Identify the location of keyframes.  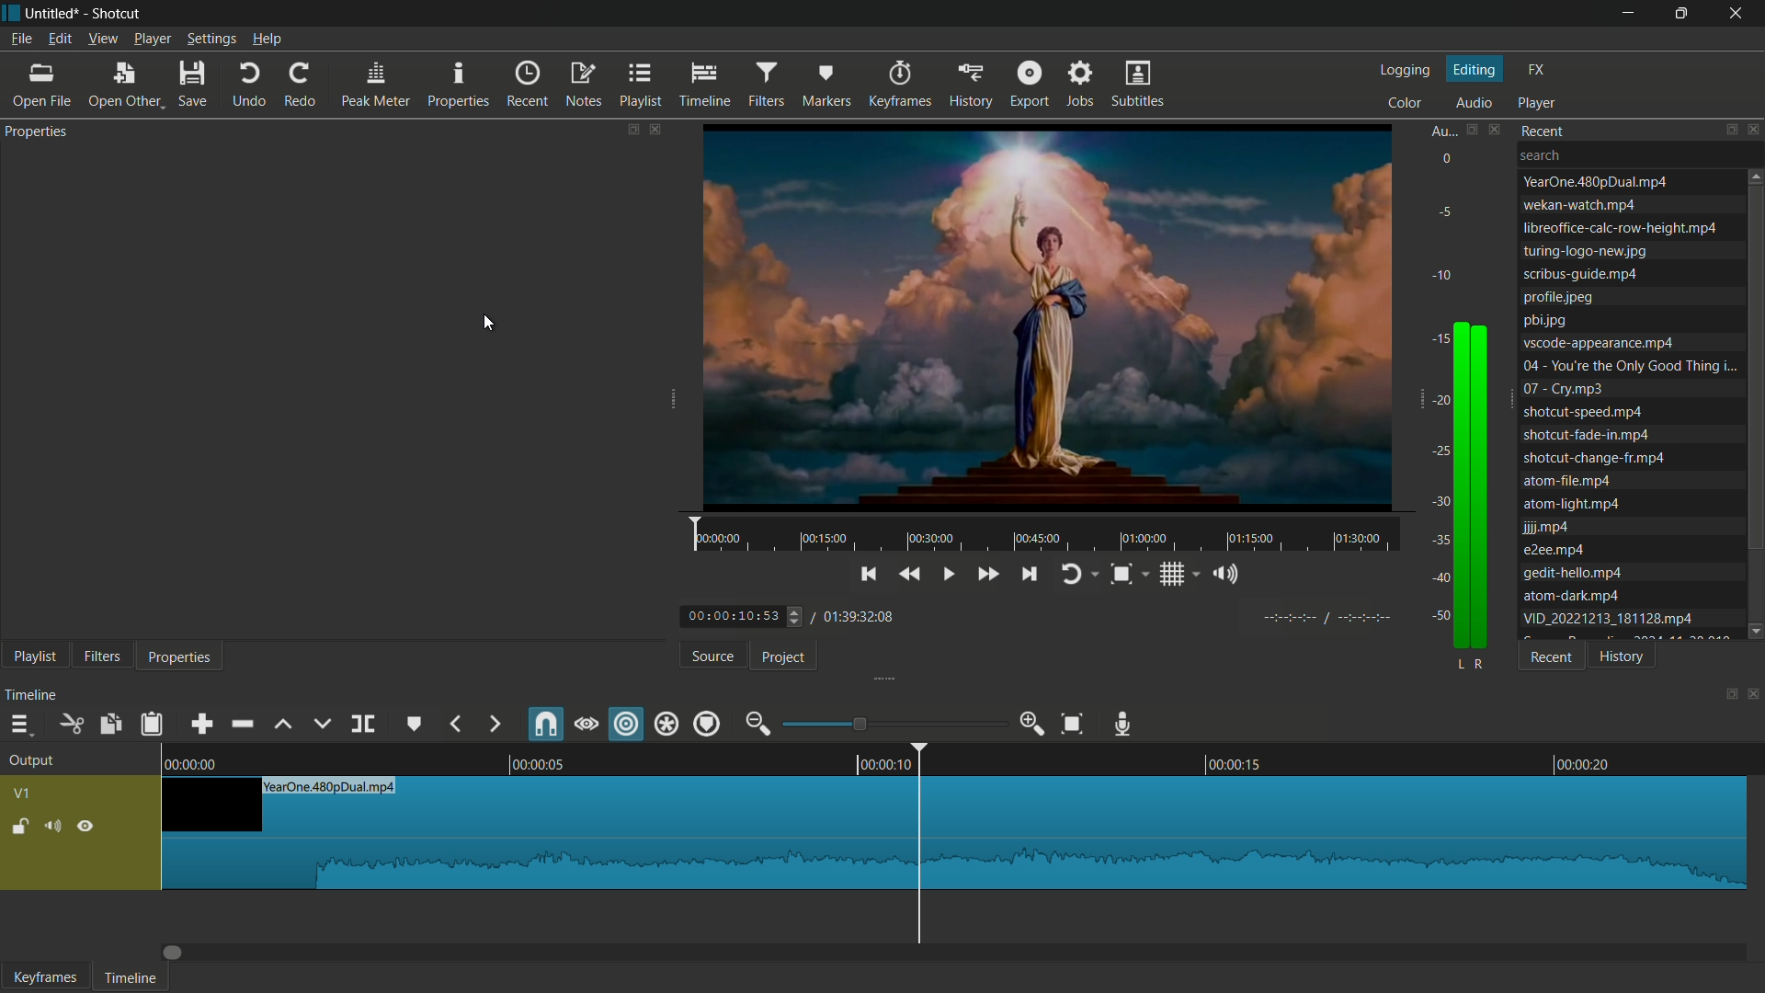
(45, 977).